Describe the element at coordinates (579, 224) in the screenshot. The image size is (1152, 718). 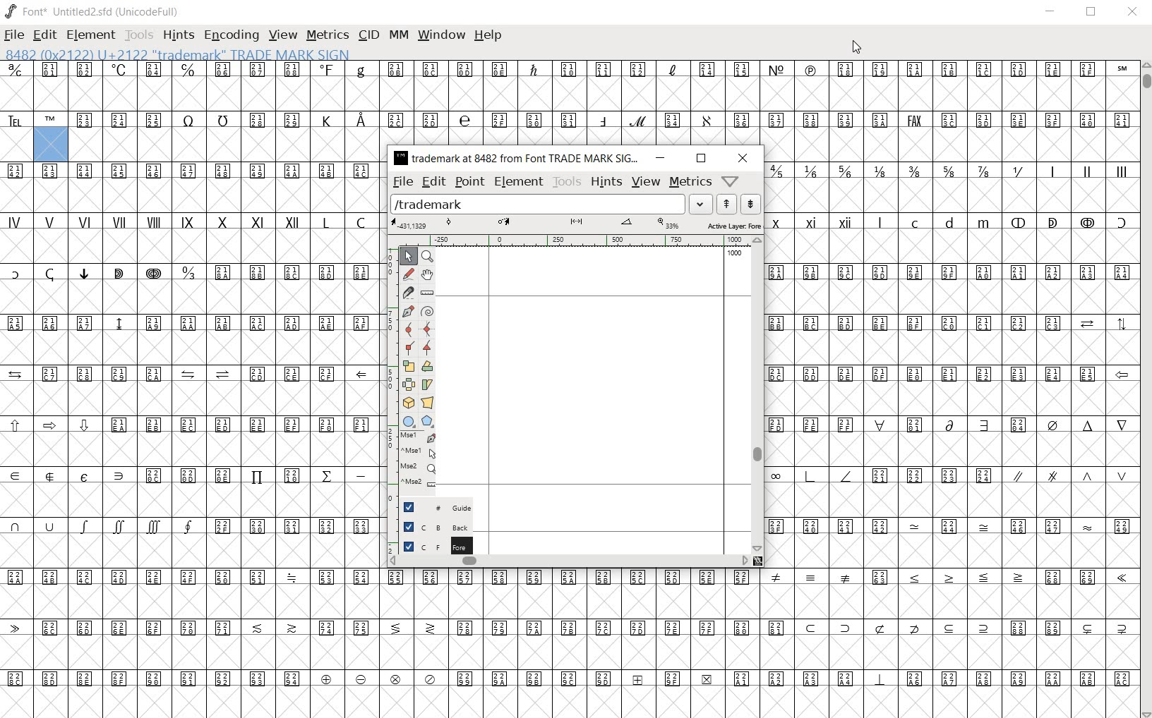
I see `active layer: foreground` at that location.